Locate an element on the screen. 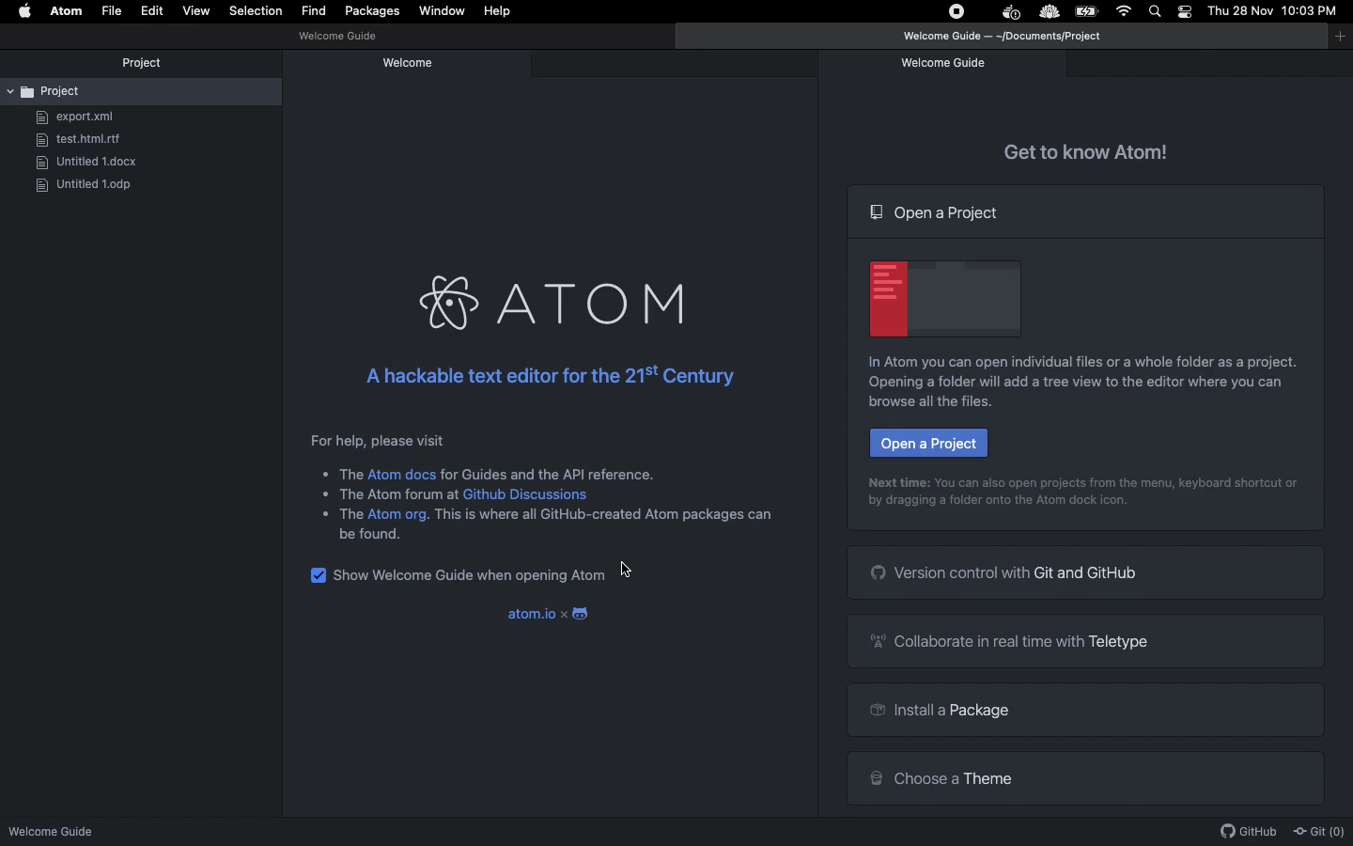  Atom org is located at coordinates (398, 514).